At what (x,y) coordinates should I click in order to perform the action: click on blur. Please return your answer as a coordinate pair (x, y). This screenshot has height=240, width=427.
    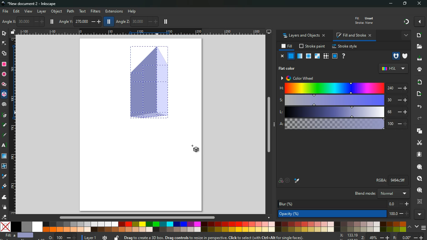
    Looking at the image, I should click on (344, 203).